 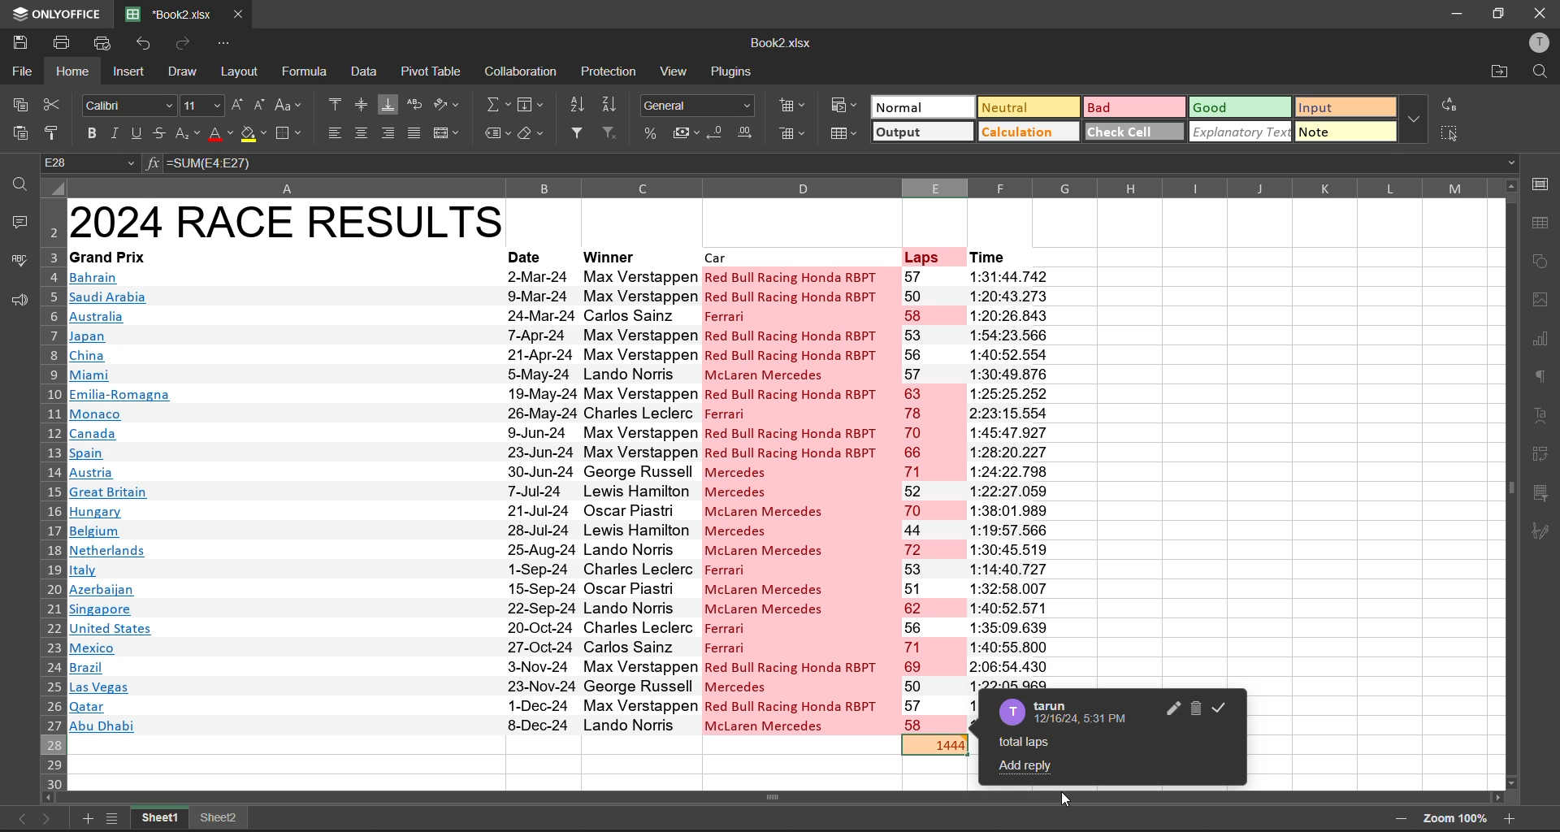 What do you see at coordinates (1171, 708) in the screenshot?
I see `edit` at bounding box center [1171, 708].